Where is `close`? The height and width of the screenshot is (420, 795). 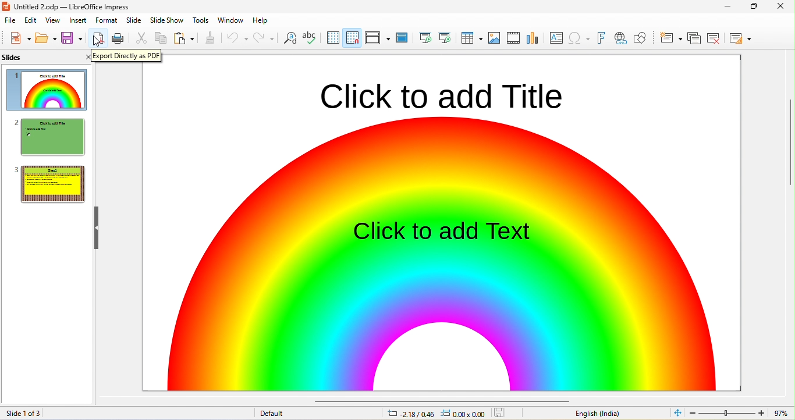 close is located at coordinates (86, 58).